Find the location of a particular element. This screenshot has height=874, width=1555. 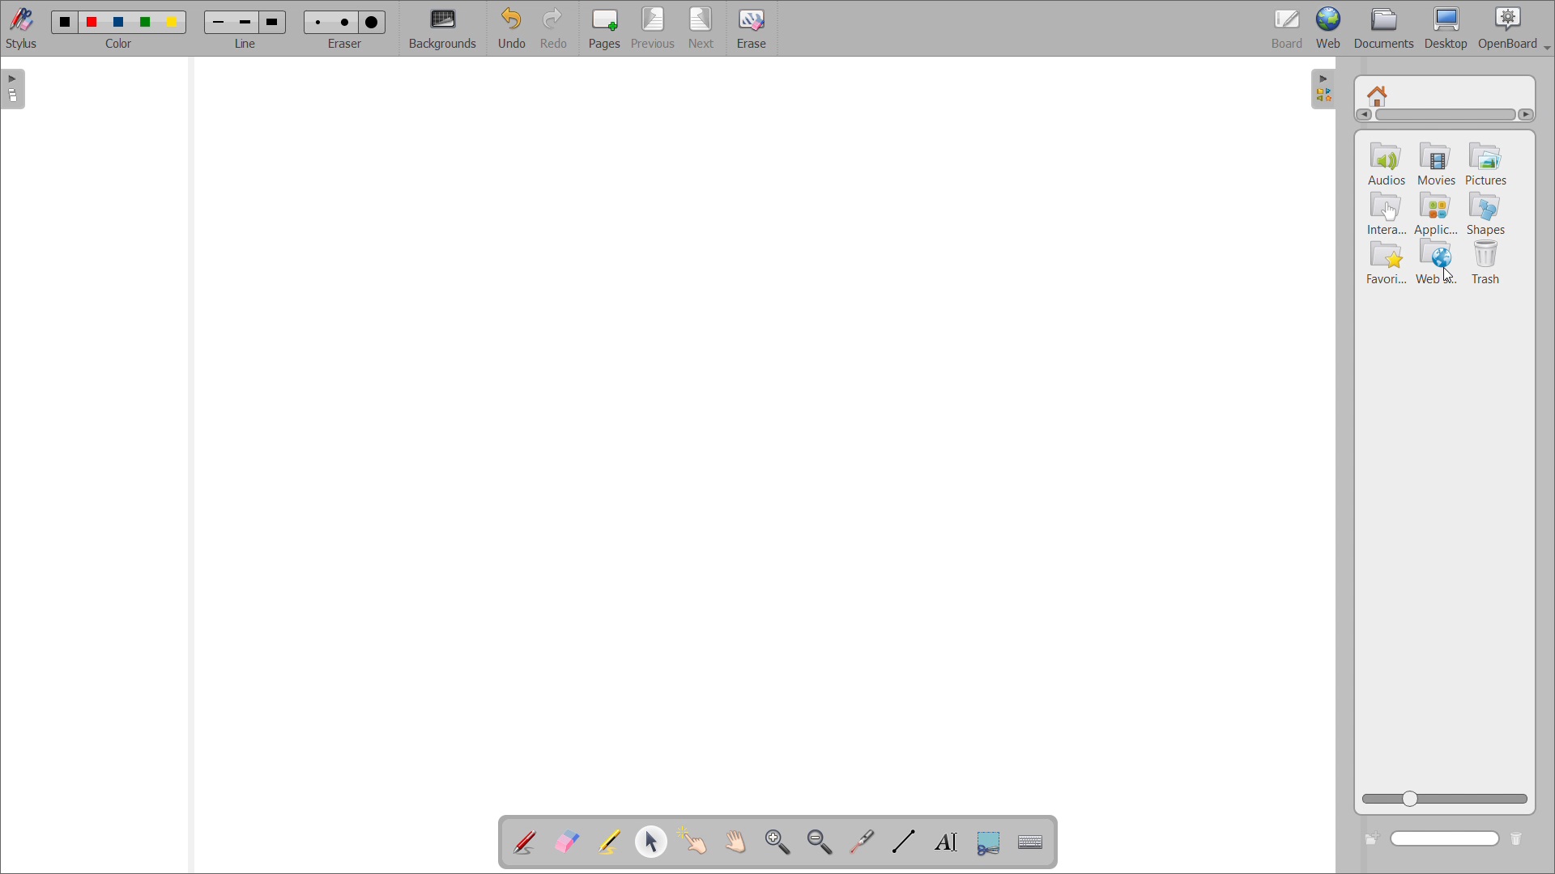

toggle stylus is located at coordinates (21, 28).